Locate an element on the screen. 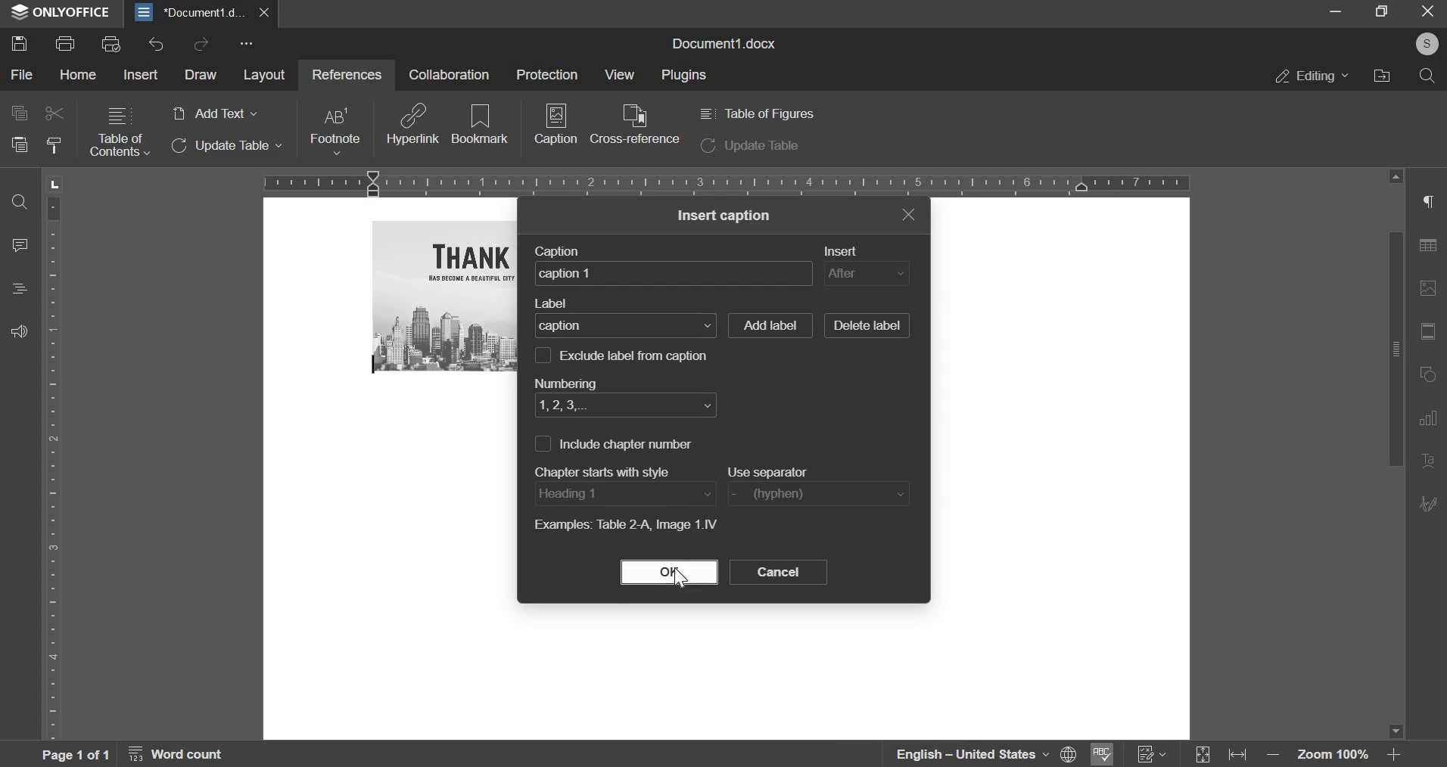  heading is located at coordinates (624, 493).